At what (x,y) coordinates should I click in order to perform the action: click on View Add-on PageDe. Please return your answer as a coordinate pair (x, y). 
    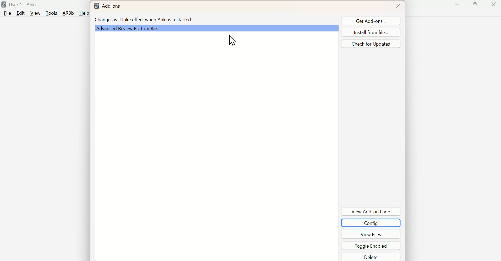
    Looking at the image, I should click on (371, 211).